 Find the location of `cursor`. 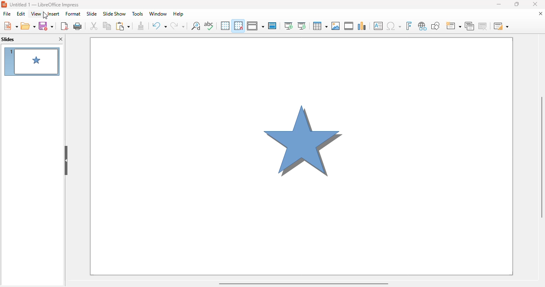

cursor is located at coordinates (43, 15).